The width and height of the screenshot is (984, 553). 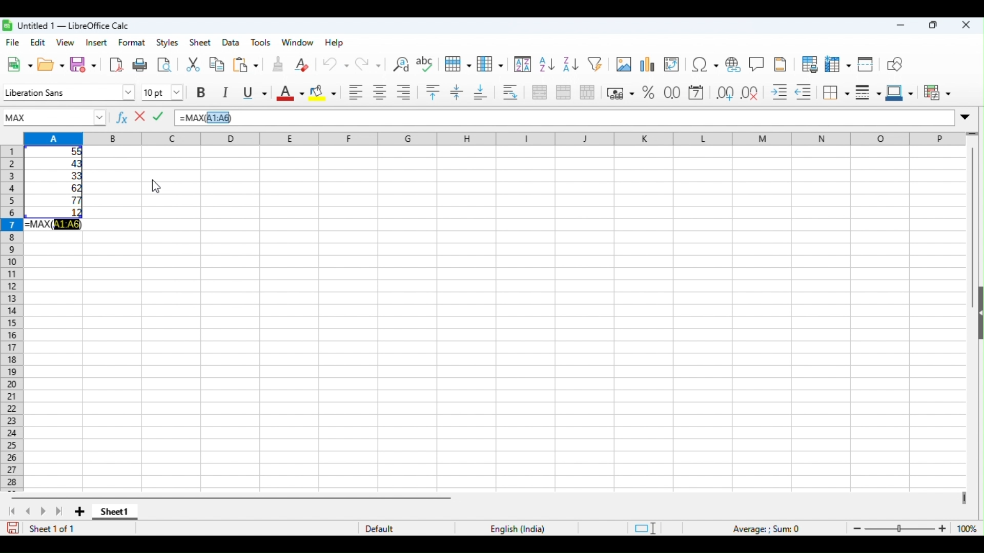 What do you see at coordinates (480, 92) in the screenshot?
I see `align bottom` at bounding box center [480, 92].